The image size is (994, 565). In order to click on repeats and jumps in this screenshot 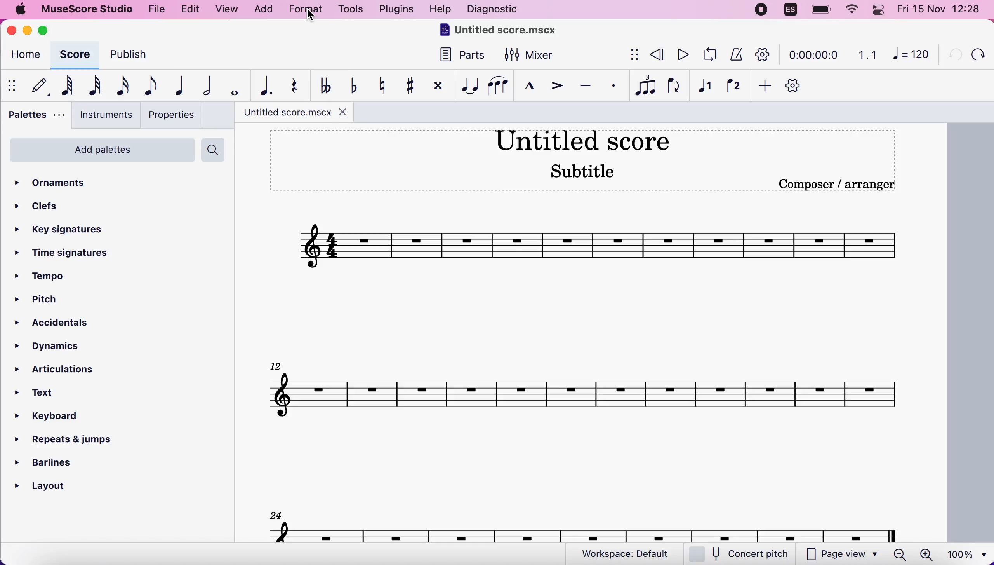, I will do `click(64, 437)`.